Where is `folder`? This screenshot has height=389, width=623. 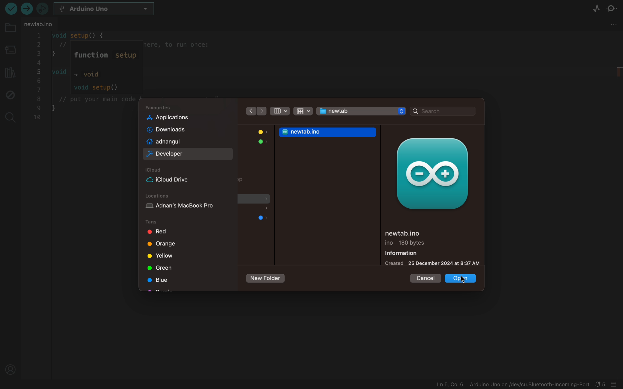 folder is located at coordinates (10, 31).